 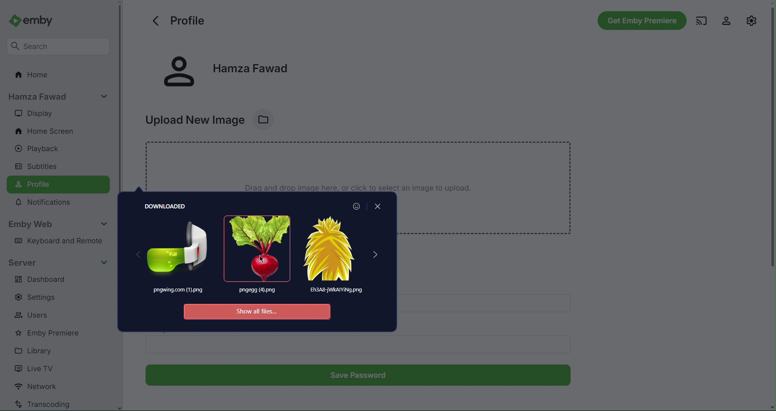 I want to click on Cast Media, so click(x=700, y=21).